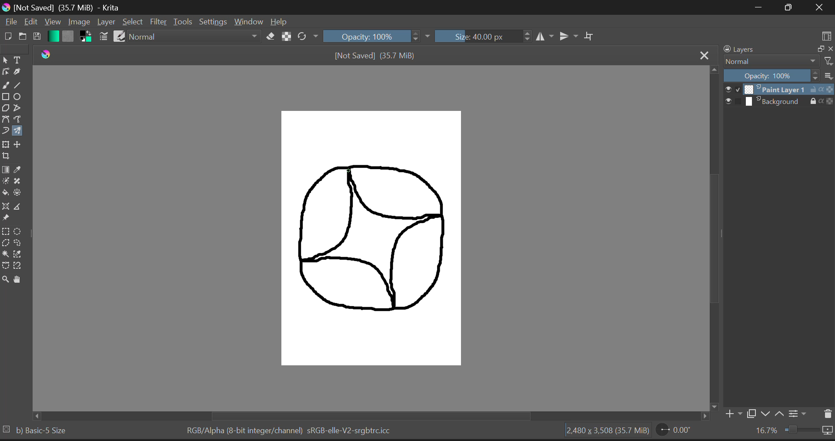  I want to click on Bezier Curve Selection, so click(5, 266).